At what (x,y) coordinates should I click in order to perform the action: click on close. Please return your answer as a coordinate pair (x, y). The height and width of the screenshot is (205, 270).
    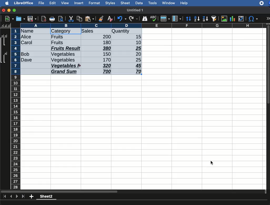
    Looking at the image, I should click on (4, 11).